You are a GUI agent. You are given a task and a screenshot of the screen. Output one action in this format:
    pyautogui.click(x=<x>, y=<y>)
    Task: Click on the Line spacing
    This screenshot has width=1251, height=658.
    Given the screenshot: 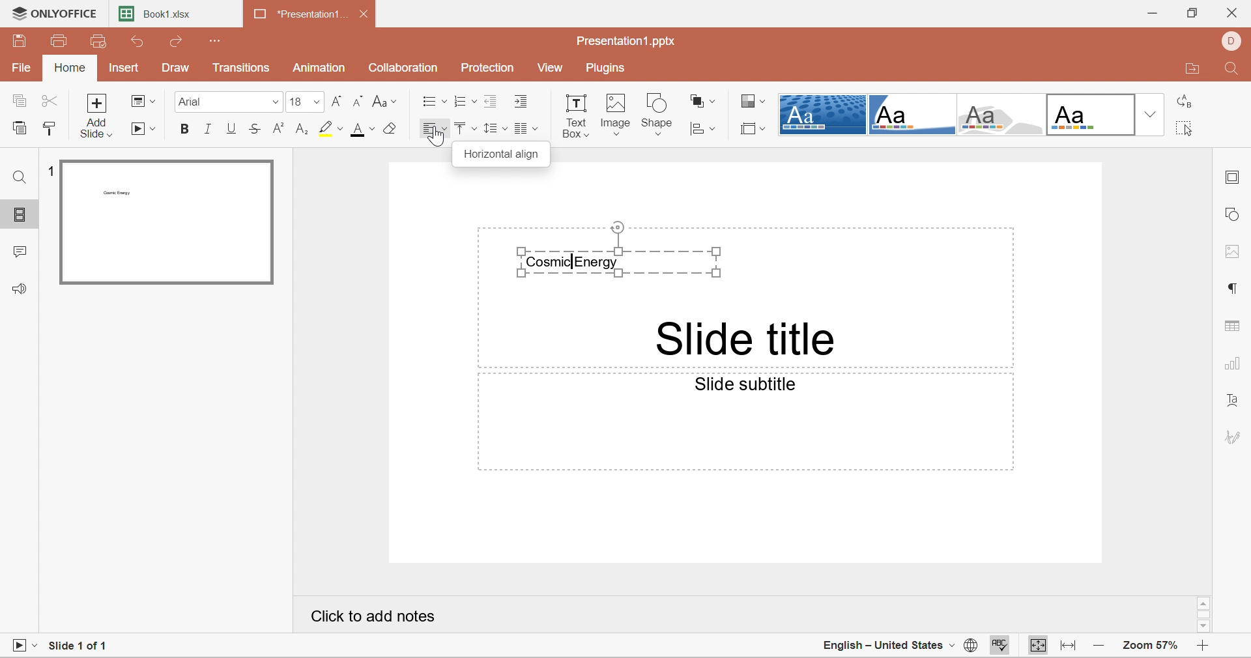 What is the action you would take?
    pyautogui.click(x=493, y=129)
    